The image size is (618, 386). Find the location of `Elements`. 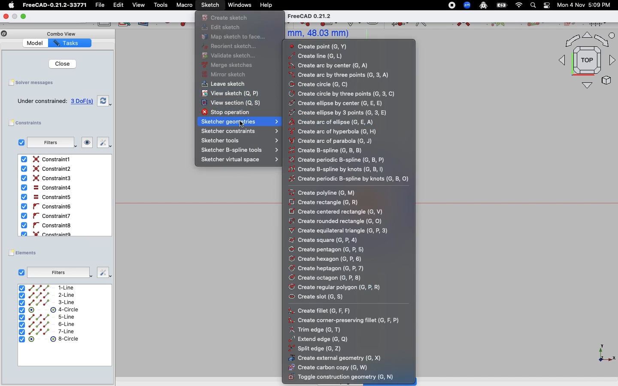

Elements is located at coordinates (25, 253).